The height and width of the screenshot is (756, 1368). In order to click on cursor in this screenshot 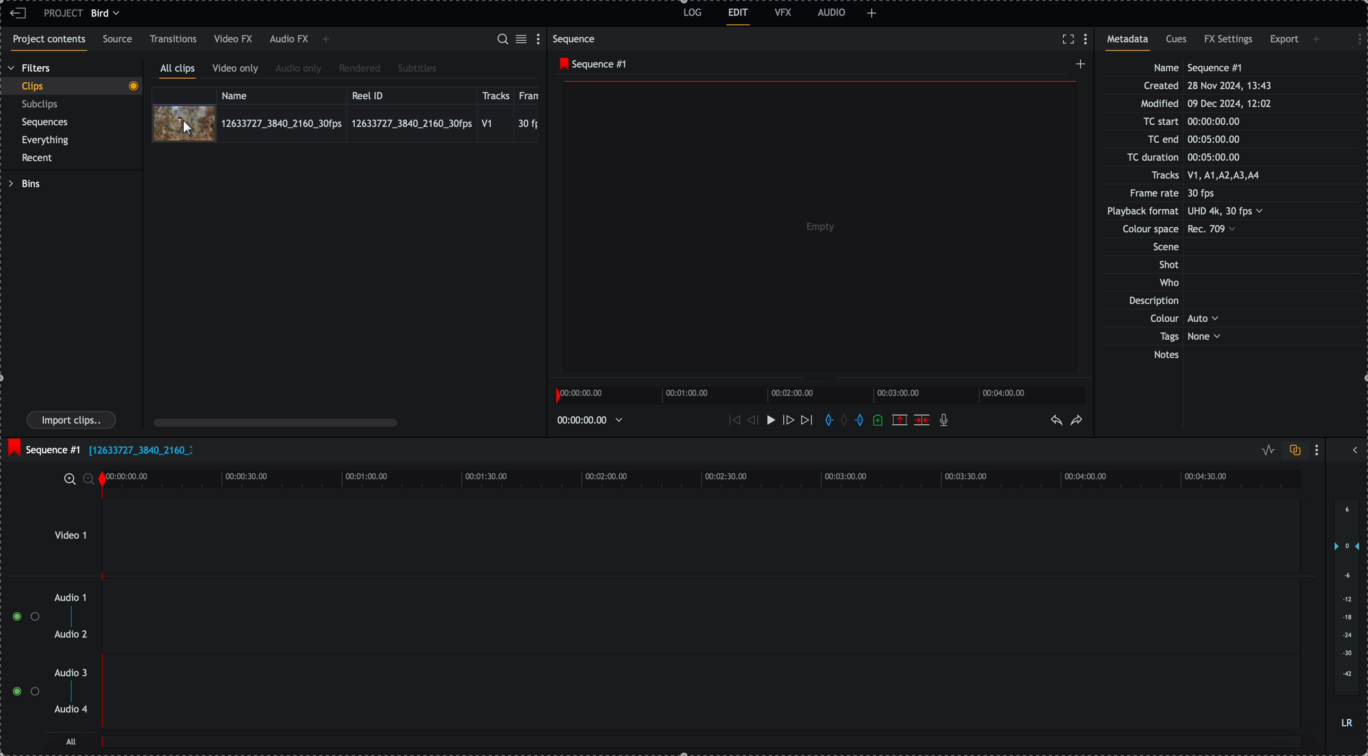, I will do `click(191, 130)`.